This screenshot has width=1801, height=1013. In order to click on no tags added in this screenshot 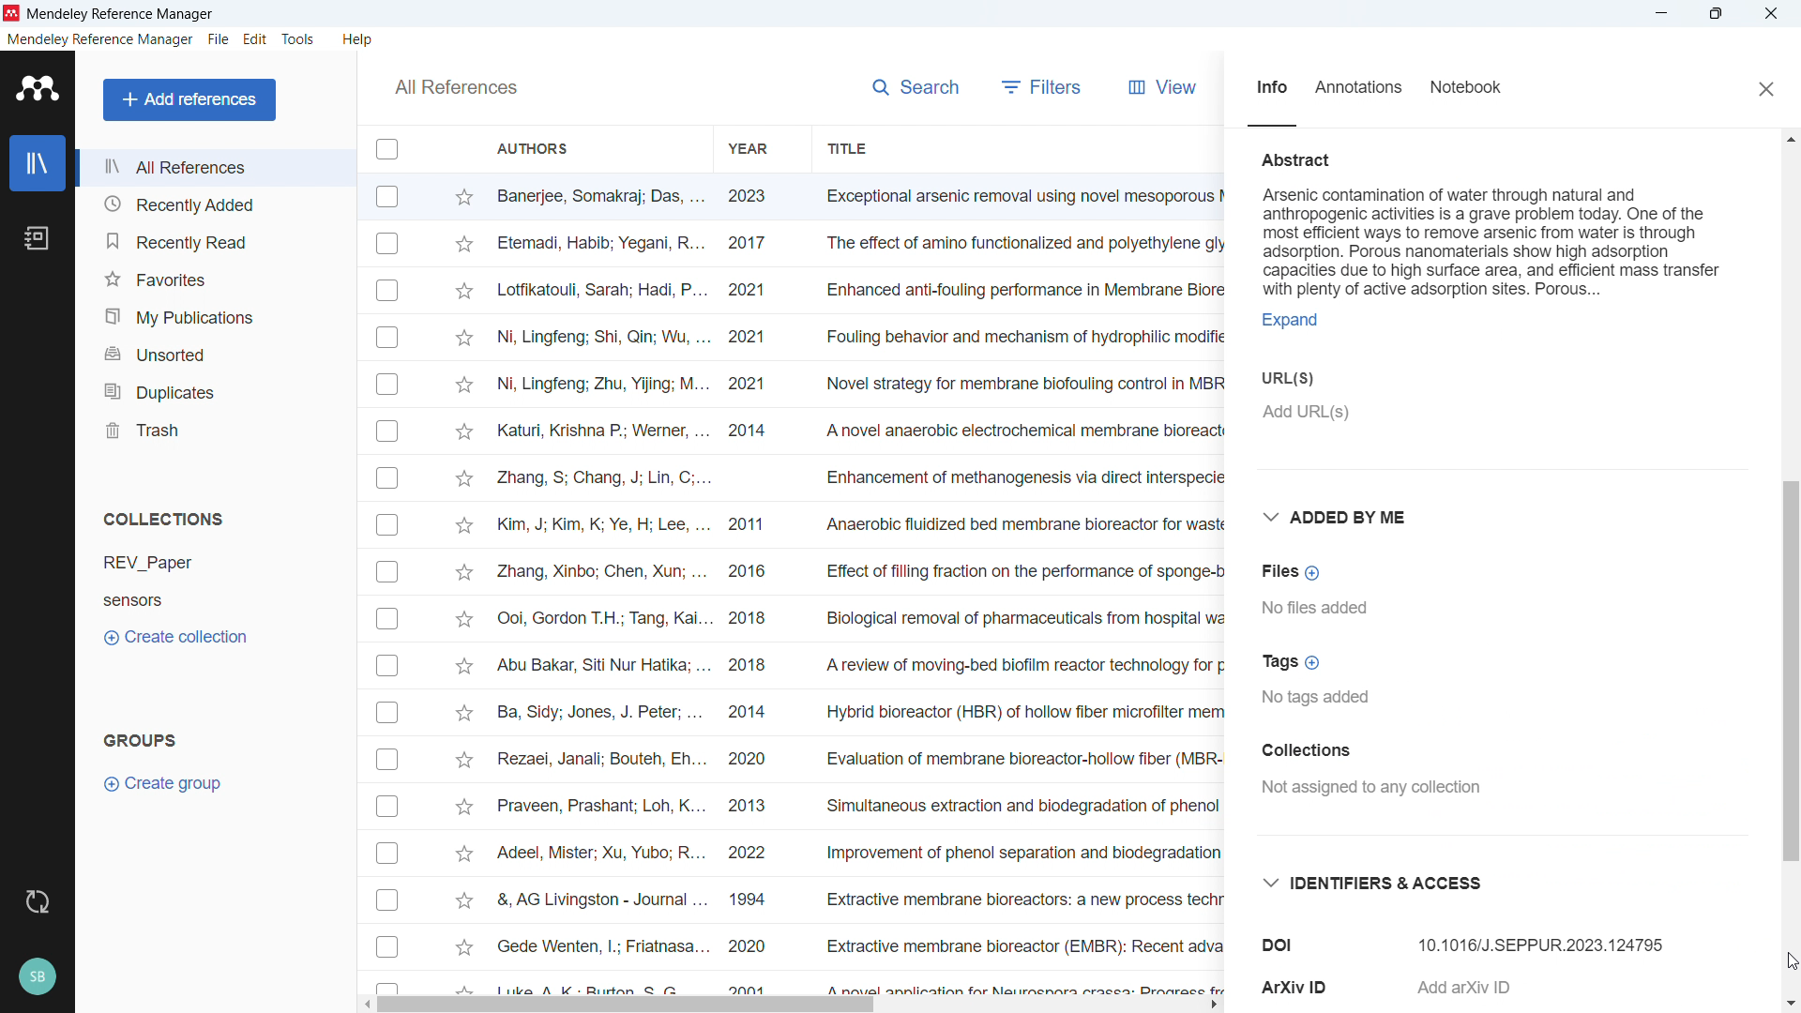, I will do `click(1321, 699)`.